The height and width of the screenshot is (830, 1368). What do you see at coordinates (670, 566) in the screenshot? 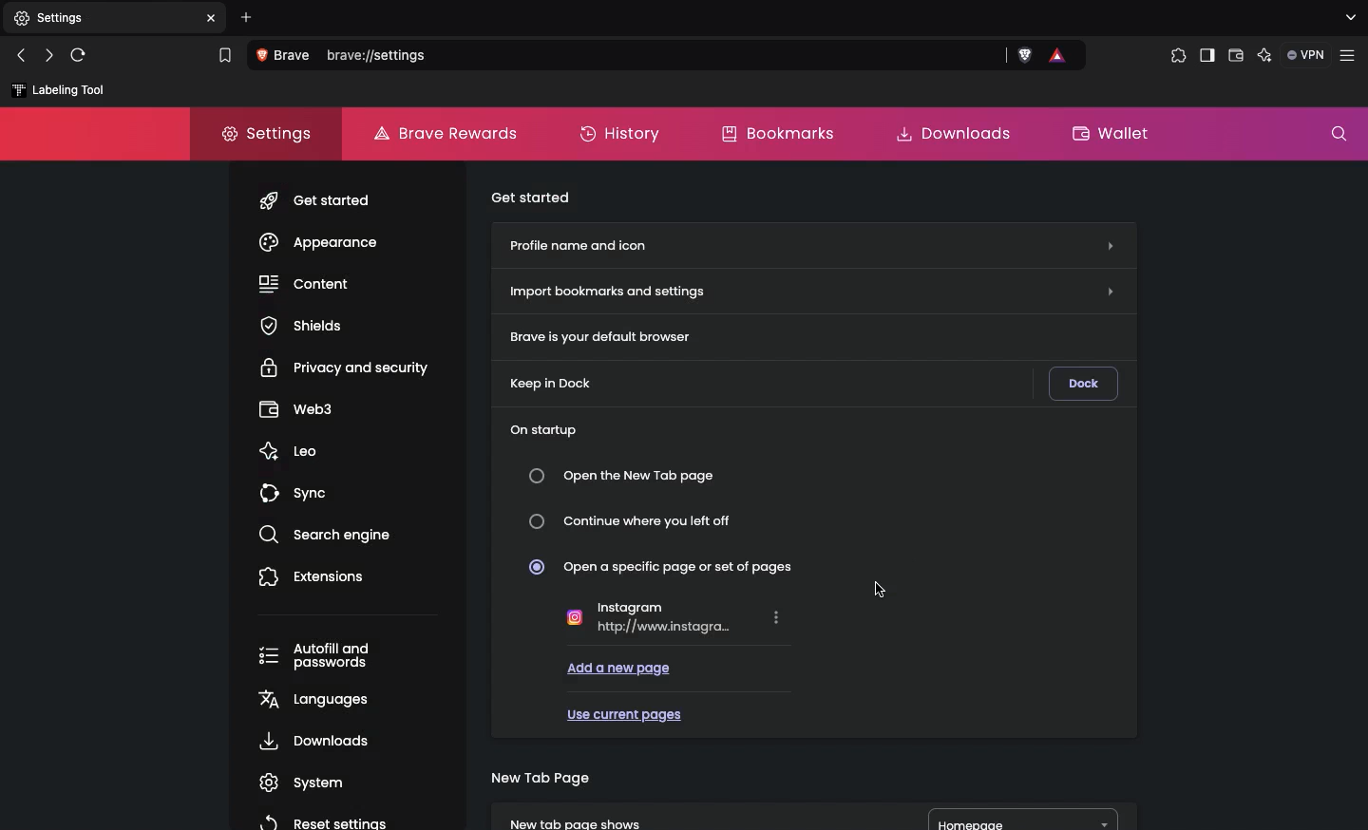
I see `Open a specific page or set of pages` at bounding box center [670, 566].